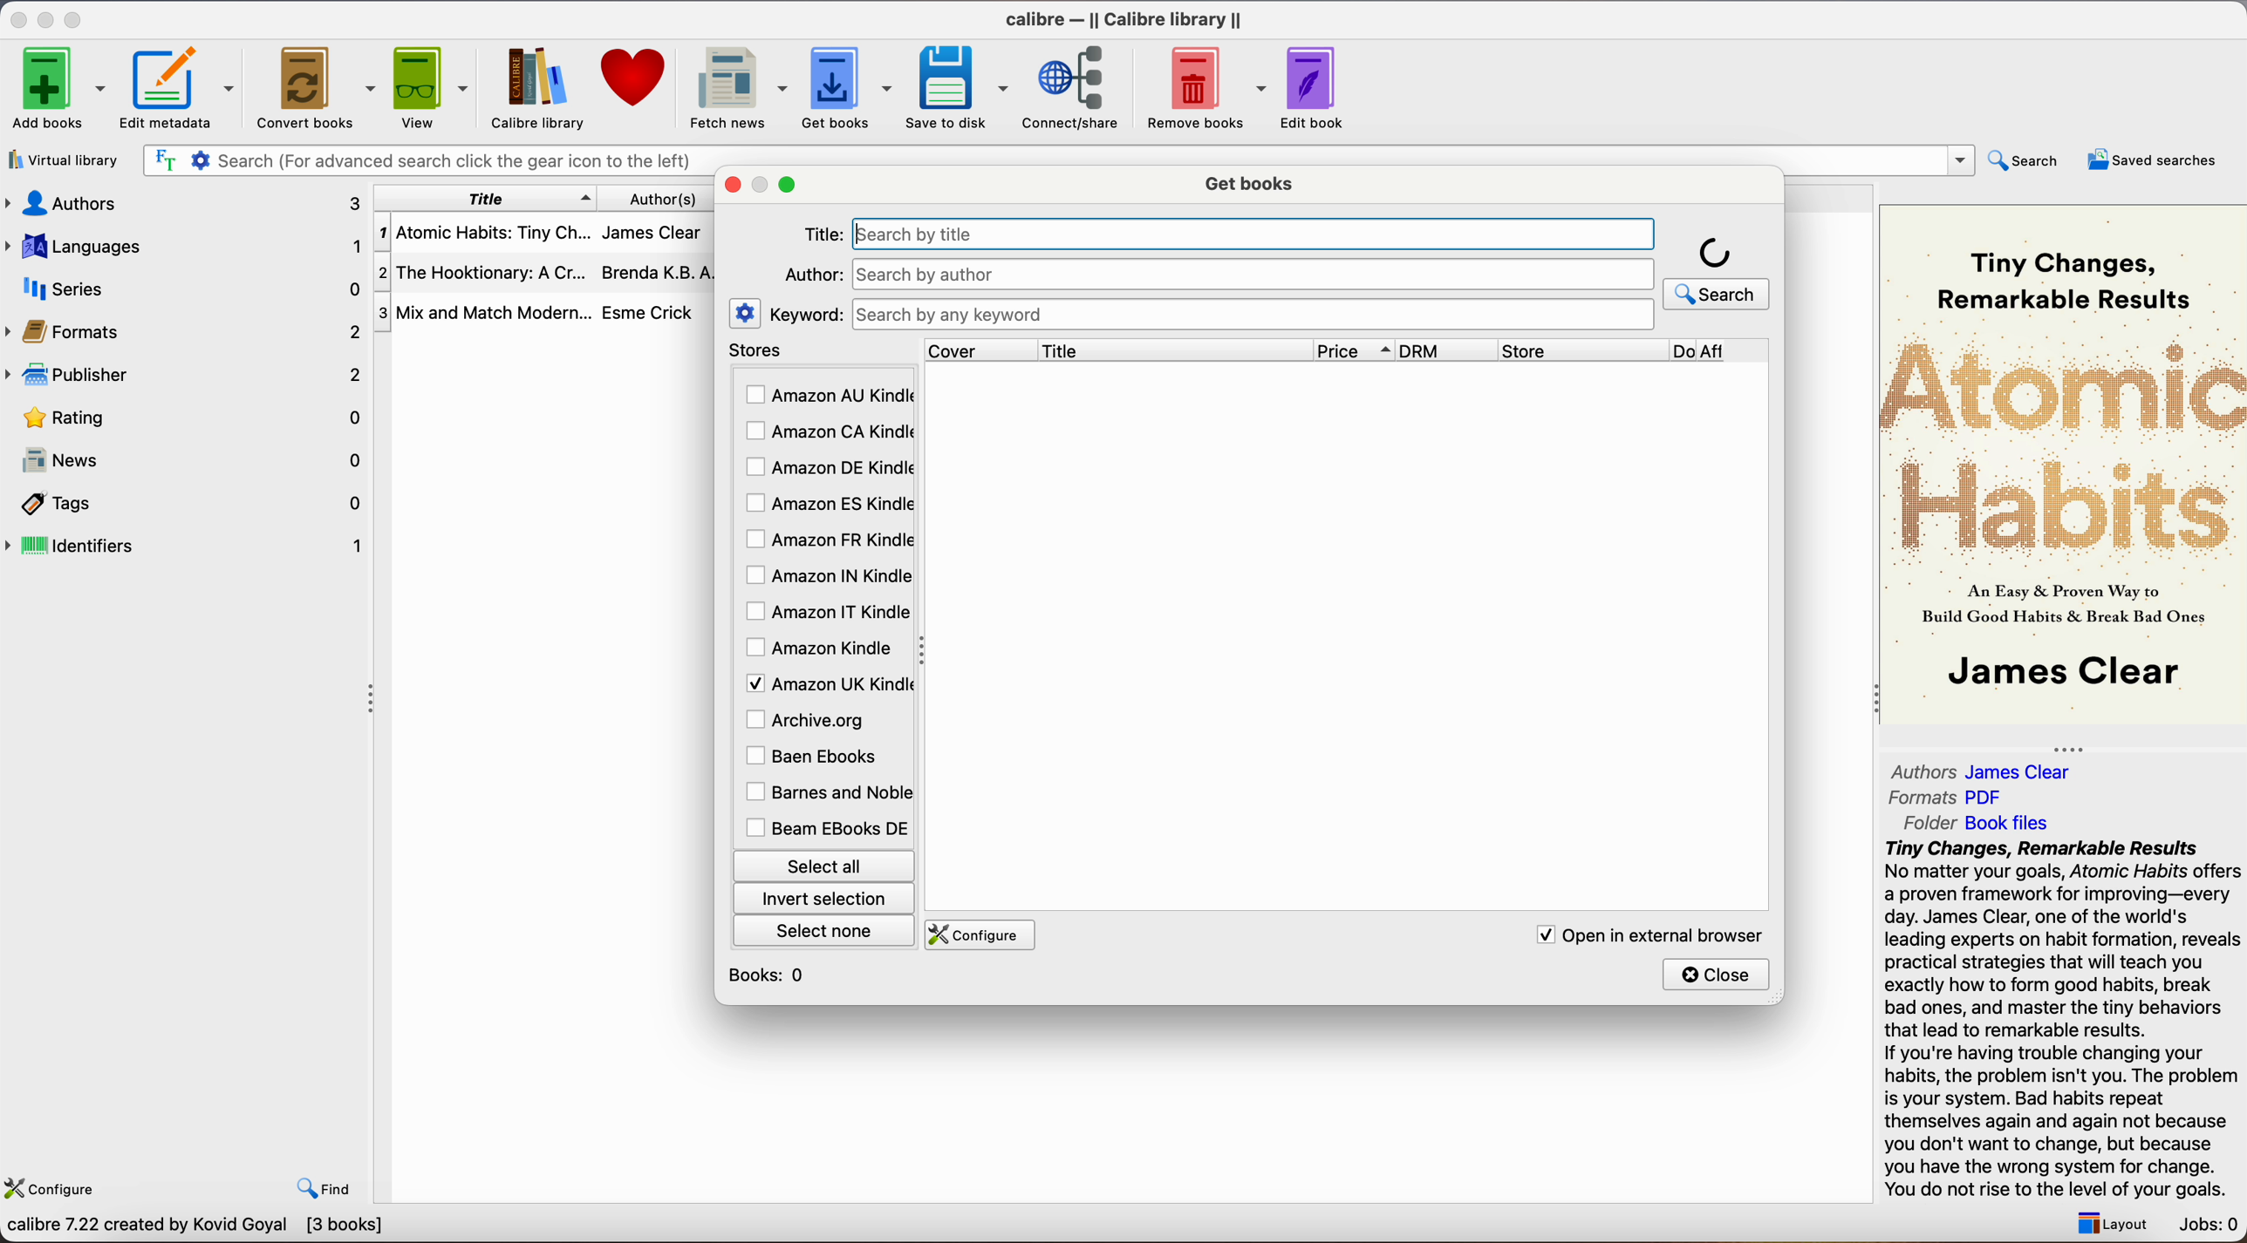 The height and width of the screenshot is (1243, 2247). What do you see at coordinates (827, 433) in the screenshot?
I see `Amazon CA Kindle` at bounding box center [827, 433].